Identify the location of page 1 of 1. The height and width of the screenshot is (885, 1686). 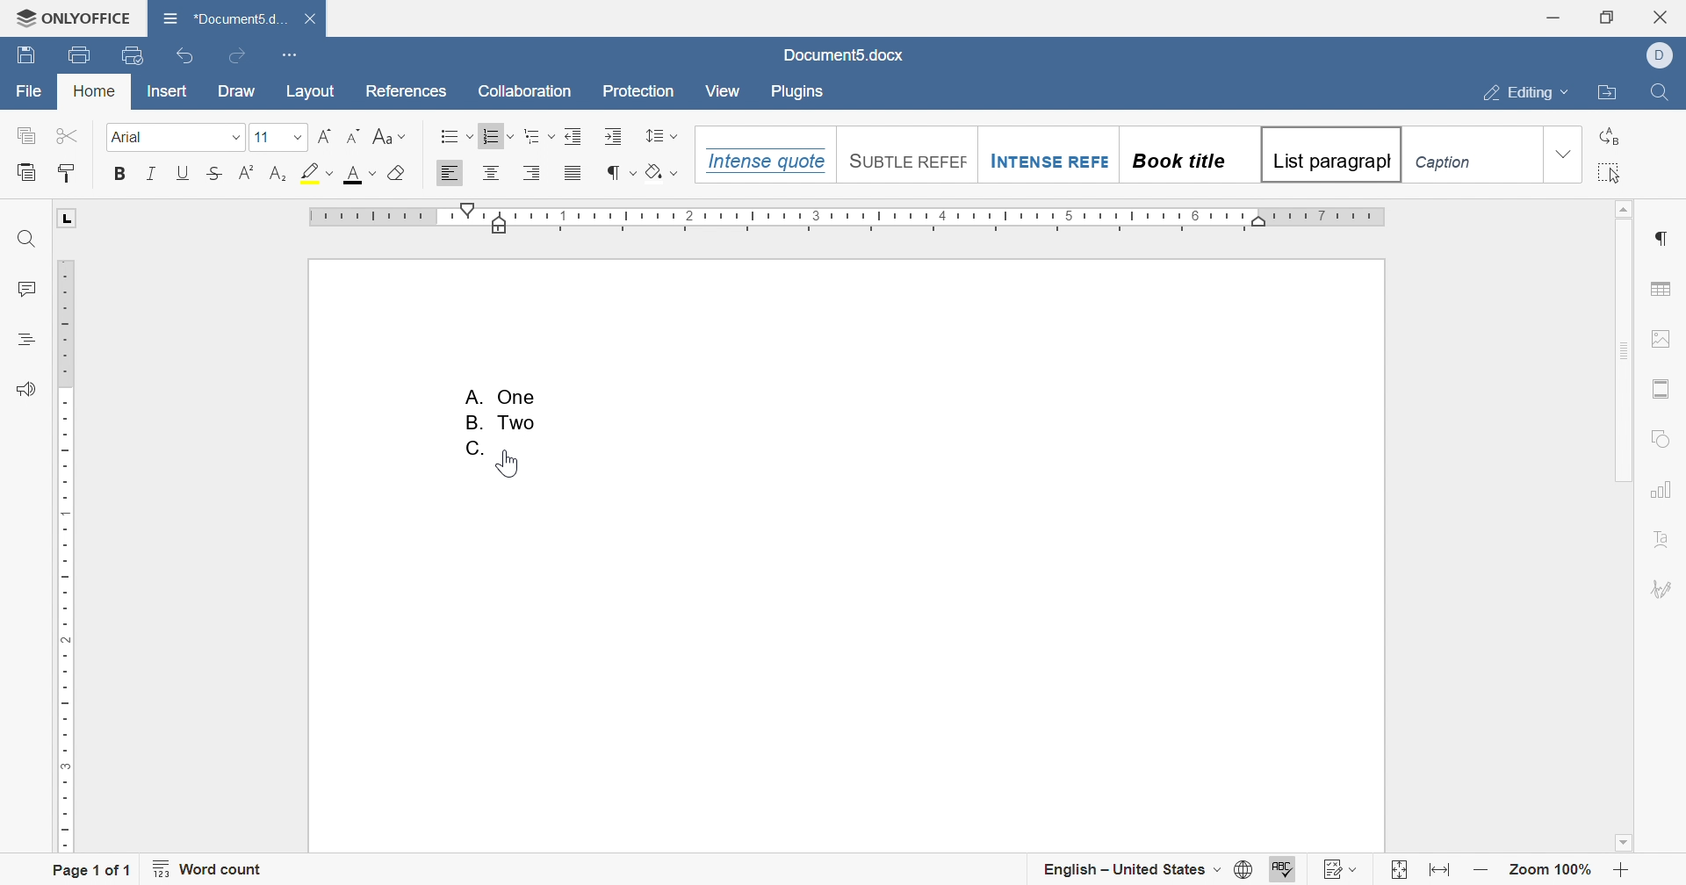
(93, 868).